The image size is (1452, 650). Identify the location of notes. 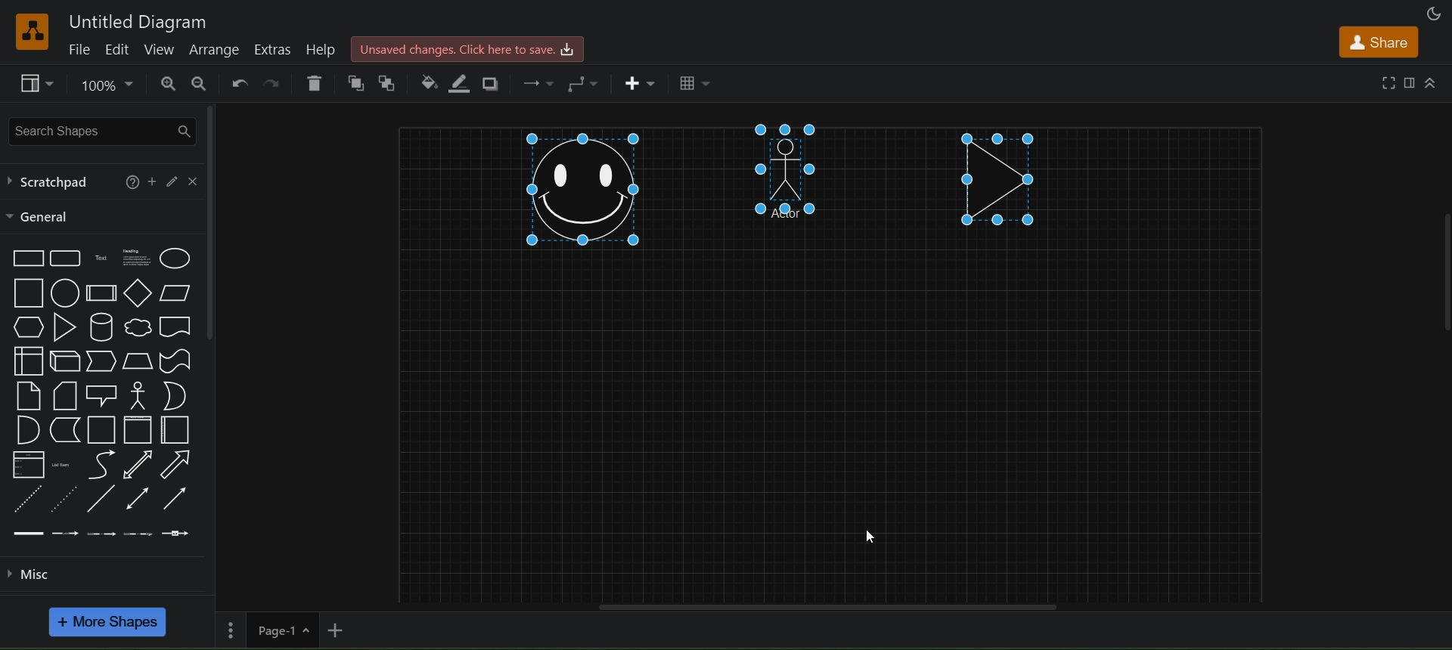
(24, 395).